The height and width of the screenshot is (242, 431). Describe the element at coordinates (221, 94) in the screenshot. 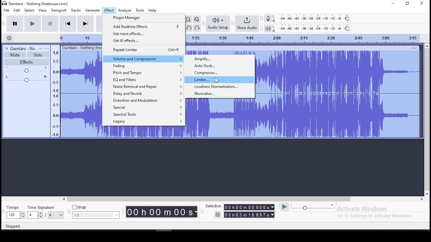

I see `normalize` at that location.